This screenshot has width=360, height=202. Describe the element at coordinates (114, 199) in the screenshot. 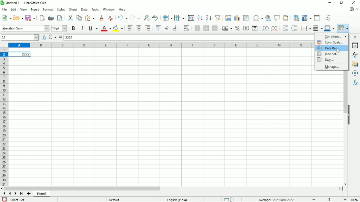

I see `Default` at that location.